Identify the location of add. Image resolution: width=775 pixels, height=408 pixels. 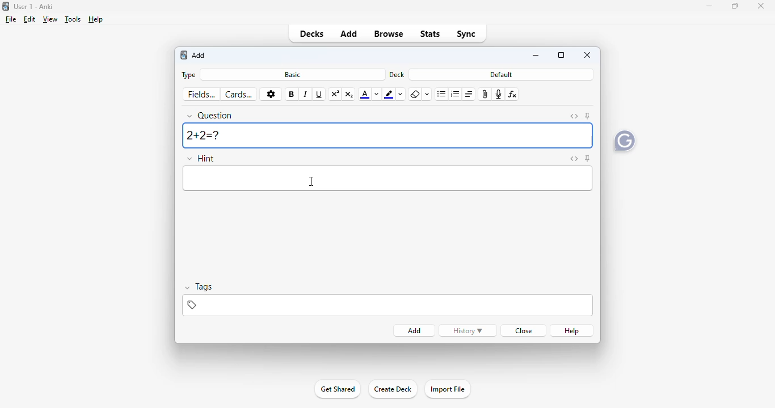
(198, 55).